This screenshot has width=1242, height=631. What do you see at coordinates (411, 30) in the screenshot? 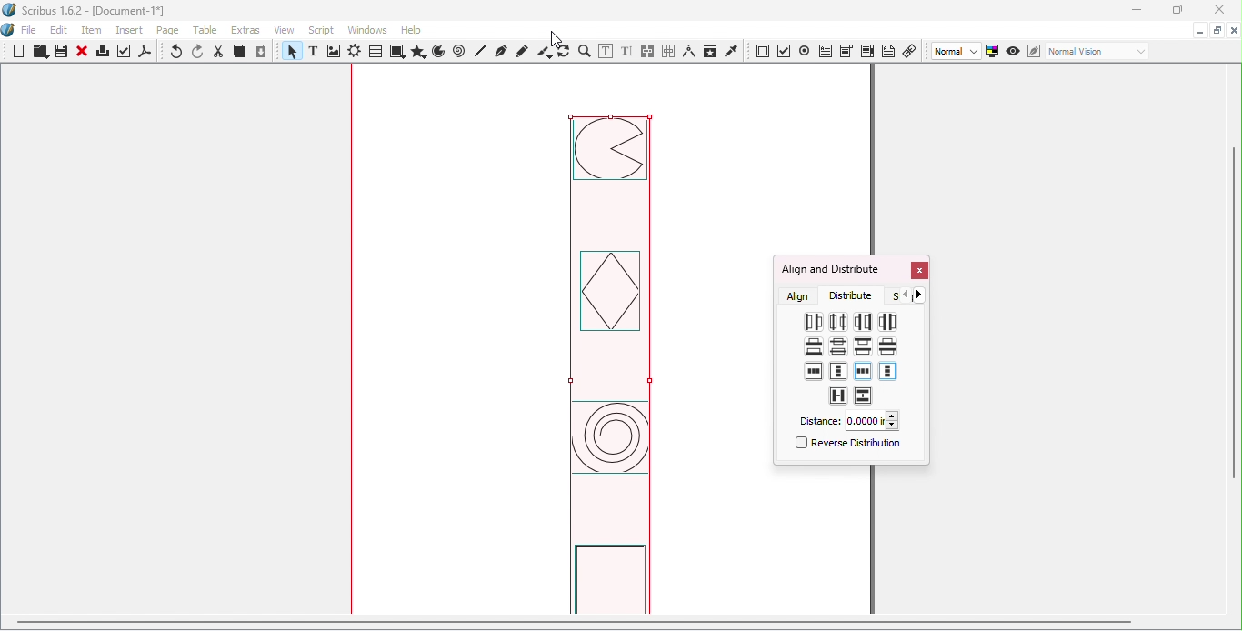
I see `Help` at bounding box center [411, 30].